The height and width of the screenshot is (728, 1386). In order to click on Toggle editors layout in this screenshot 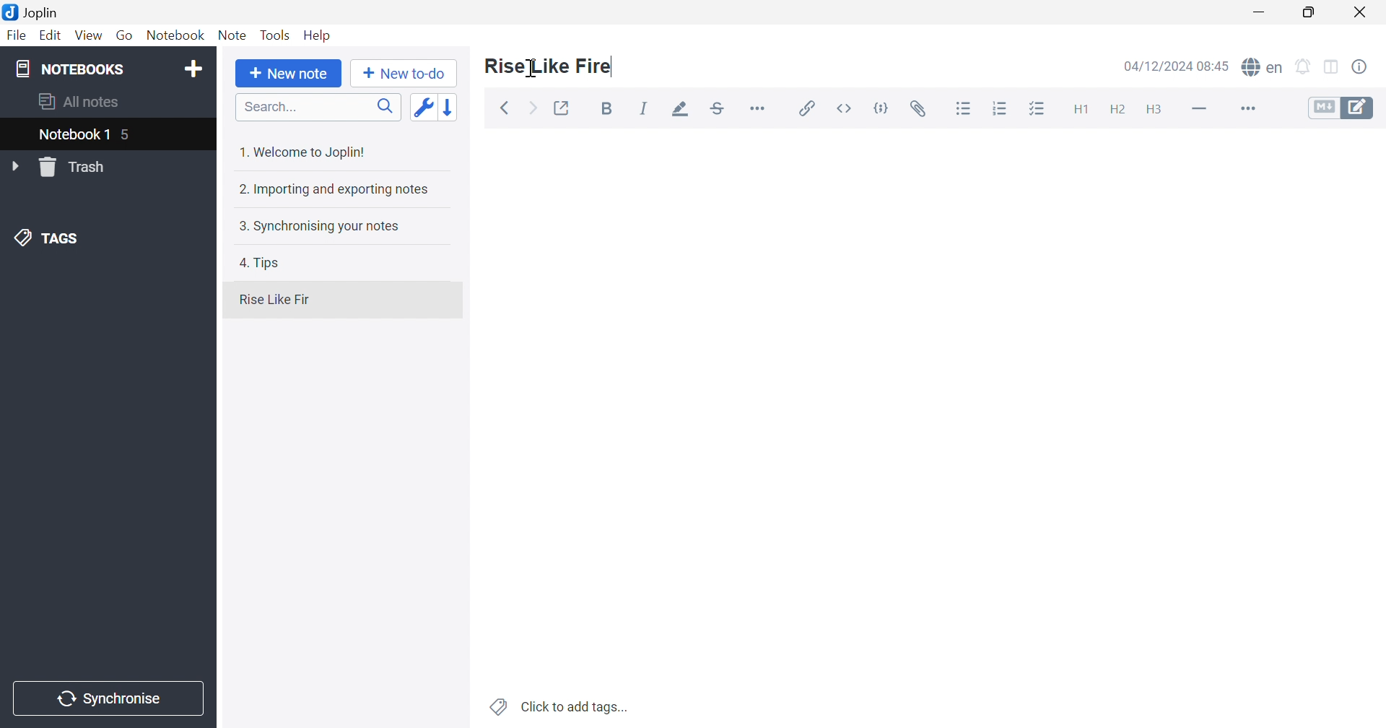, I will do `click(1331, 68)`.